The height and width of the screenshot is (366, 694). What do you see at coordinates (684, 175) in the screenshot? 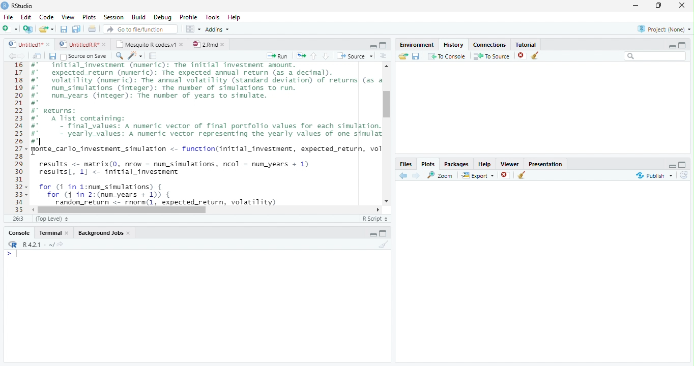
I see `Refresh List` at bounding box center [684, 175].